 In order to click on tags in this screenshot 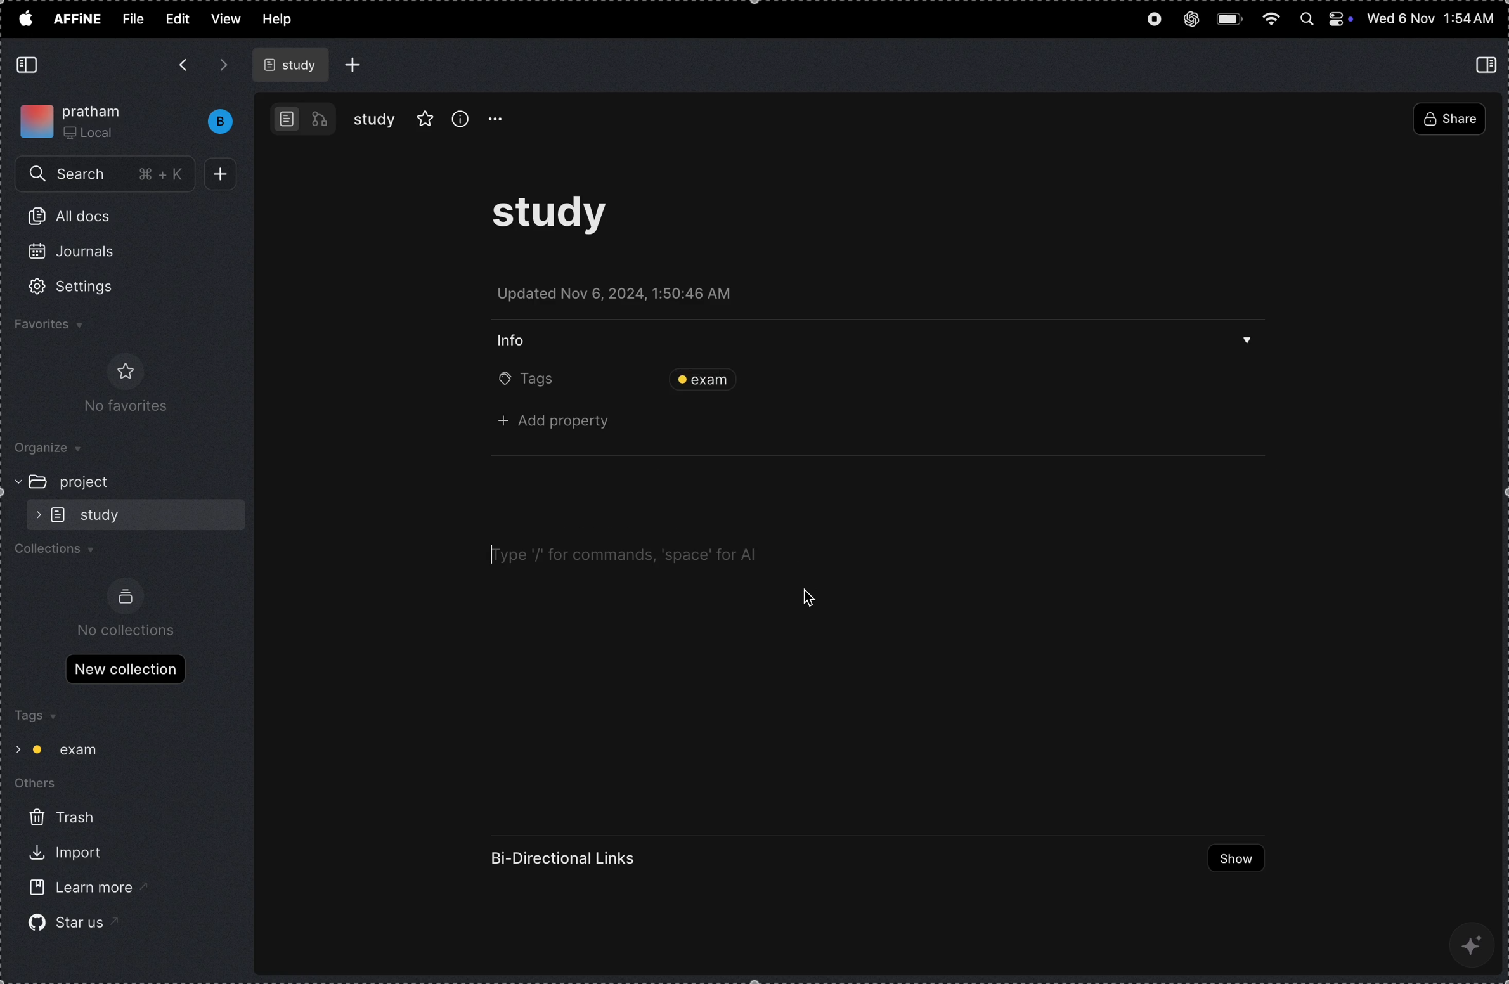, I will do `click(34, 717)`.